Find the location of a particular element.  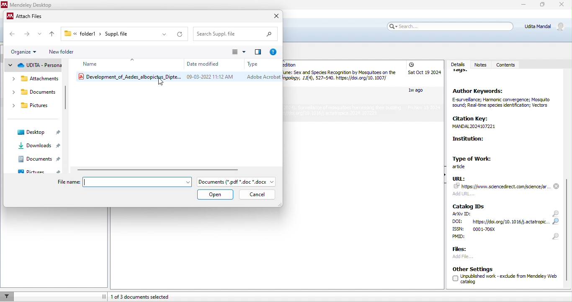

notes is located at coordinates (480, 61).